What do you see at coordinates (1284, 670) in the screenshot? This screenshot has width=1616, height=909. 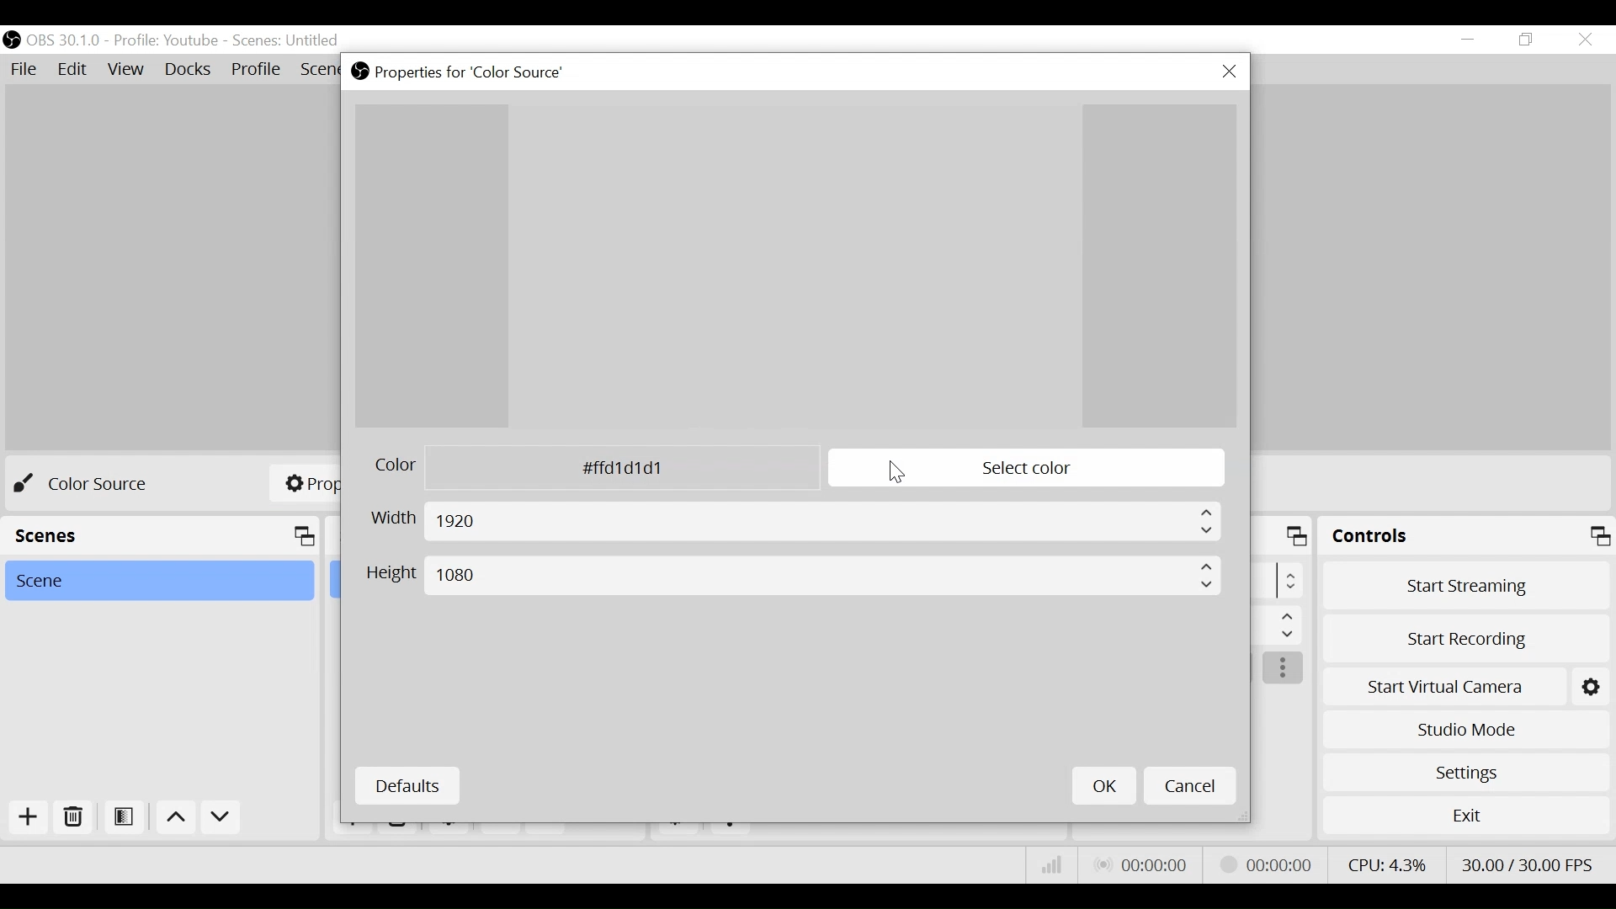 I see `more options` at bounding box center [1284, 670].